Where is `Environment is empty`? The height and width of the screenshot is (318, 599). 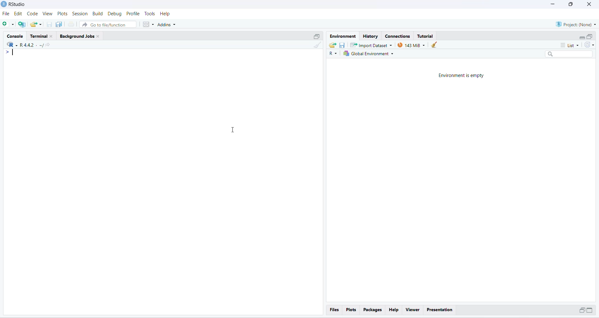
Environment is empty is located at coordinates (461, 76).